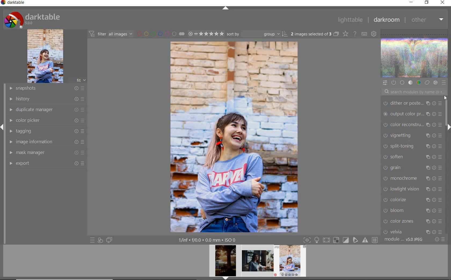  What do you see at coordinates (413, 146) in the screenshot?
I see `retouch` at bounding box center [413, 146].